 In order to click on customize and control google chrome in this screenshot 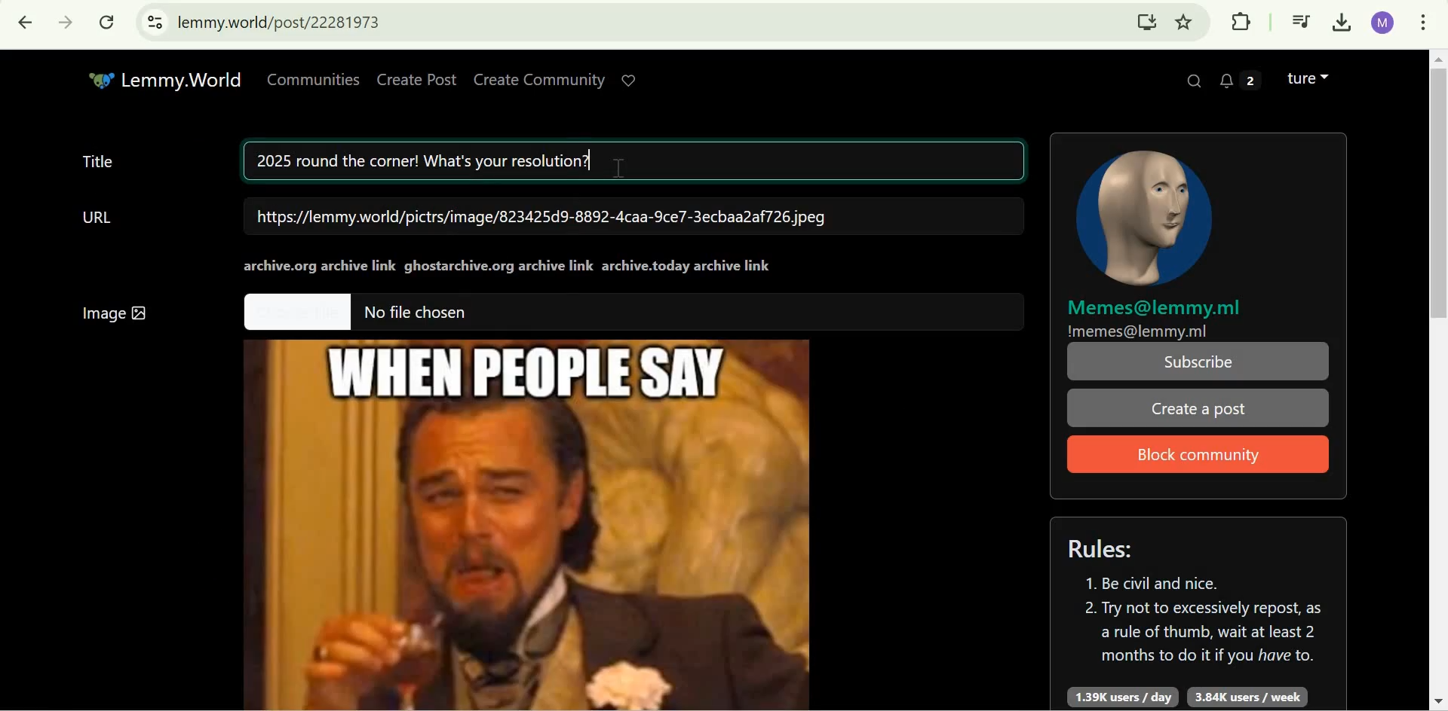, I will do `click(1423, 25)`.